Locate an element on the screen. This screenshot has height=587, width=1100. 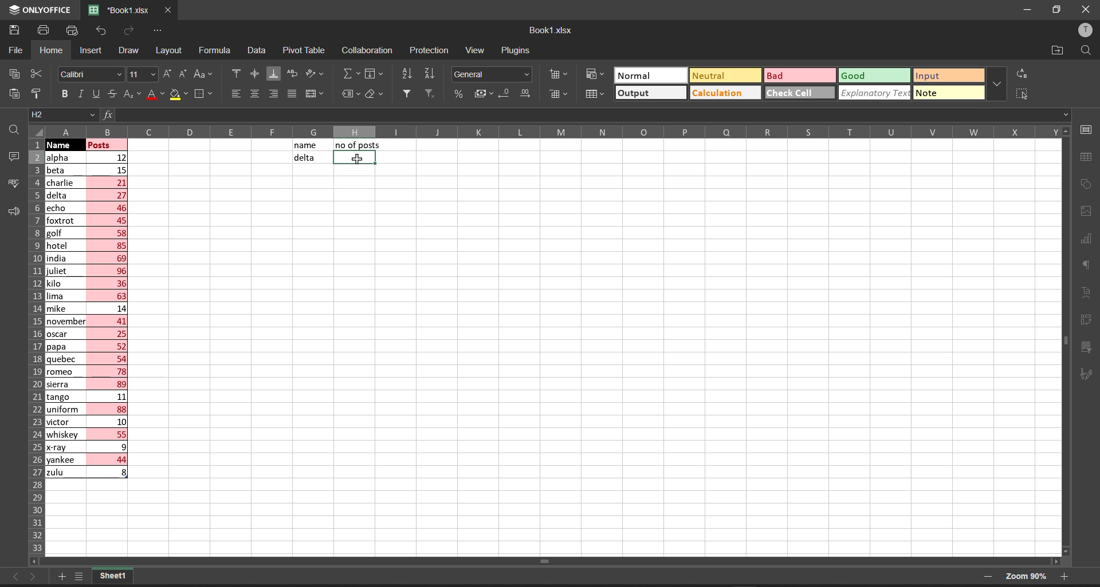
align center is located at coordinates (253, 94).